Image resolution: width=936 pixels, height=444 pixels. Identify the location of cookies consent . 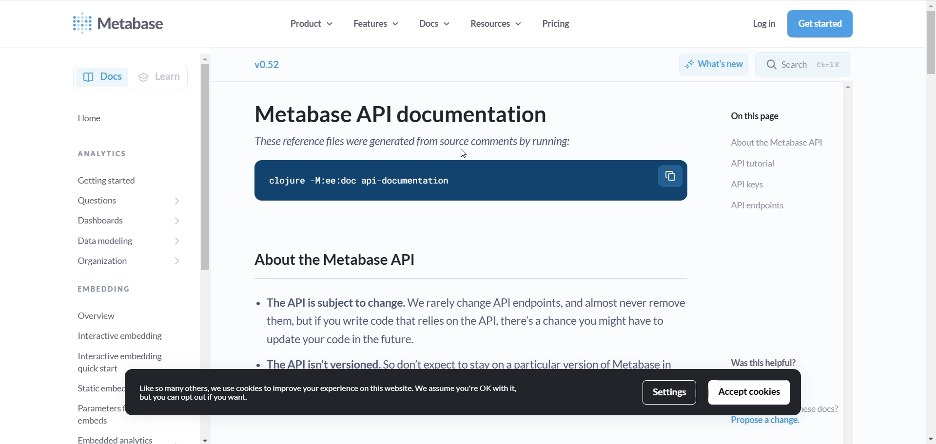
(336, 395).